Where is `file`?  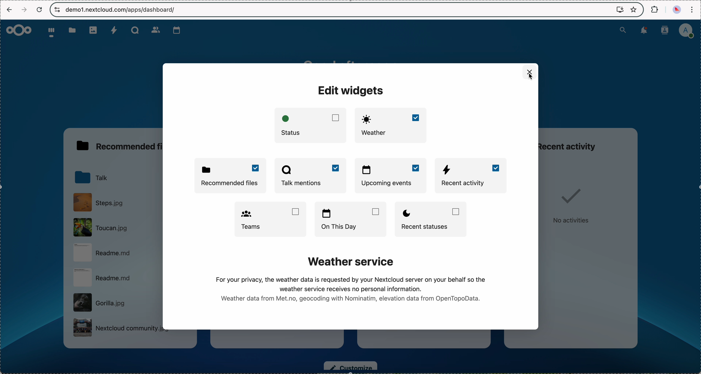 file is located at coordinates (115, 301).